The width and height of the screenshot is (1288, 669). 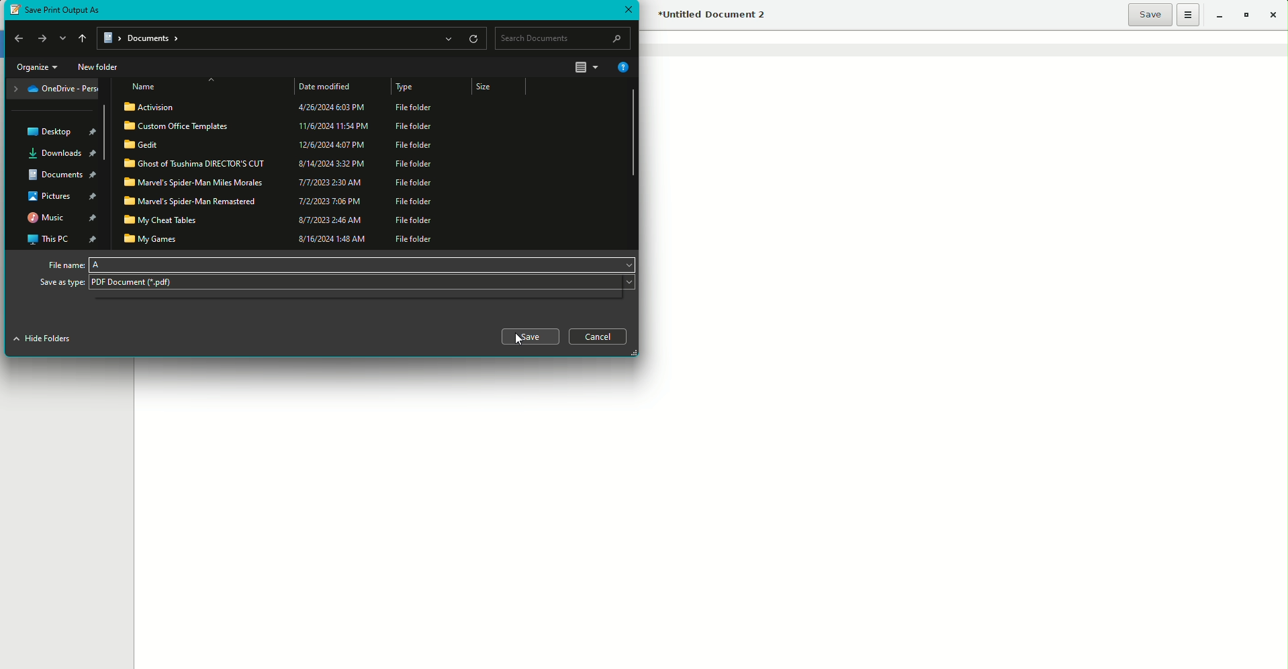 What do you see at coordinates (563, 38) in the screenshot?
I see `Search bar` at bounding box center [563, 38].